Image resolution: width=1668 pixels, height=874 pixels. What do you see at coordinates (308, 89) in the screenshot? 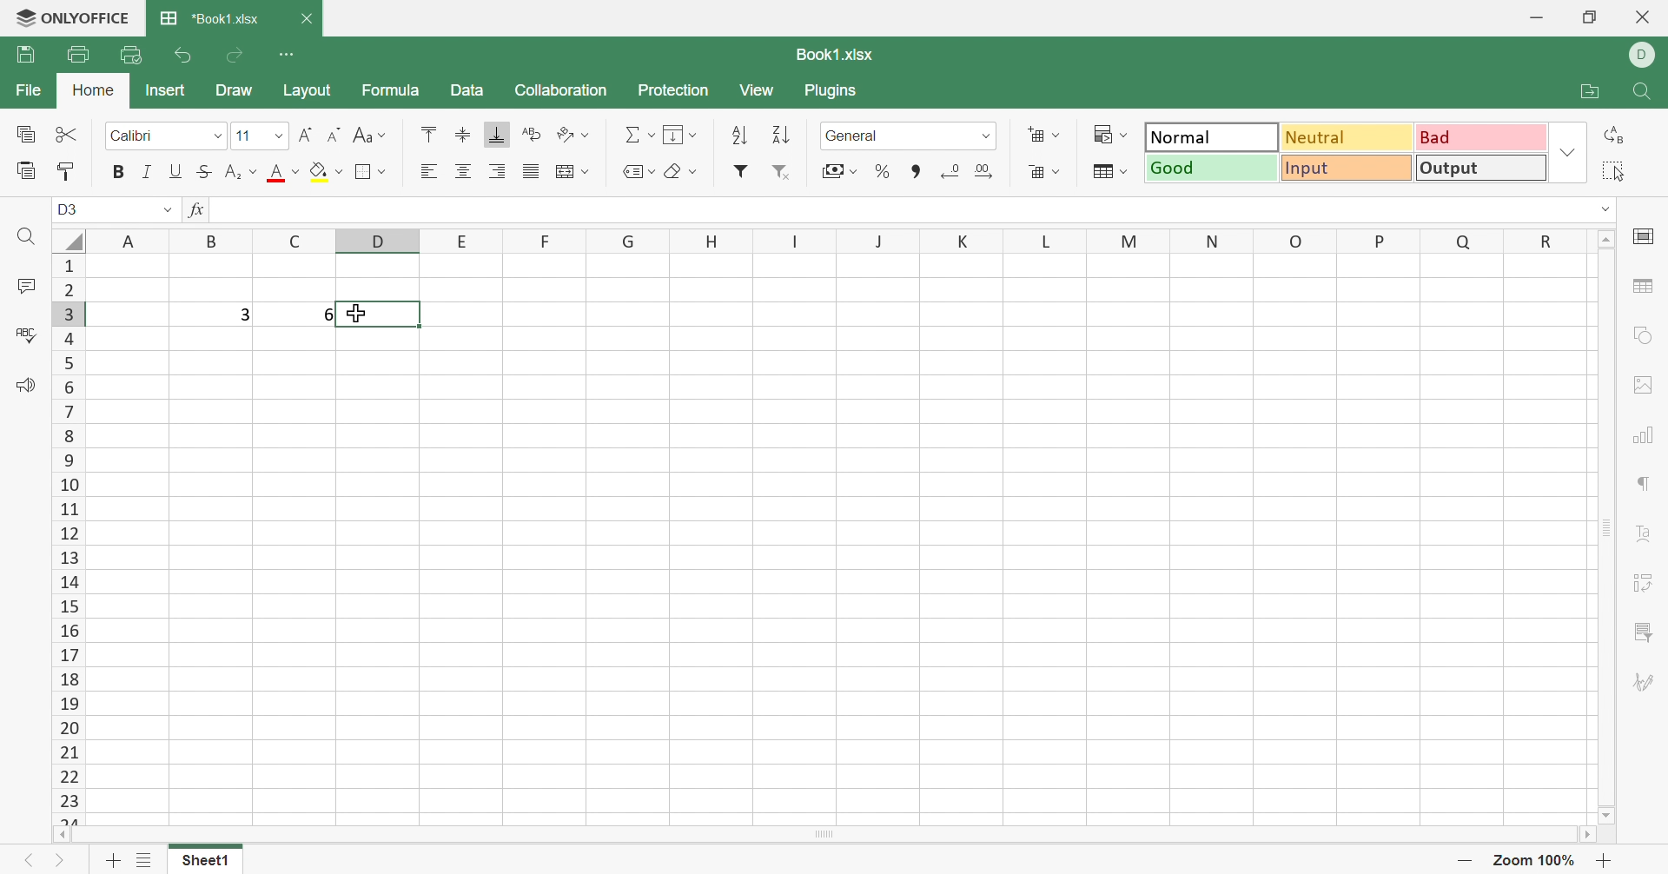
I see `Layout` at bounding box center [308, 89].